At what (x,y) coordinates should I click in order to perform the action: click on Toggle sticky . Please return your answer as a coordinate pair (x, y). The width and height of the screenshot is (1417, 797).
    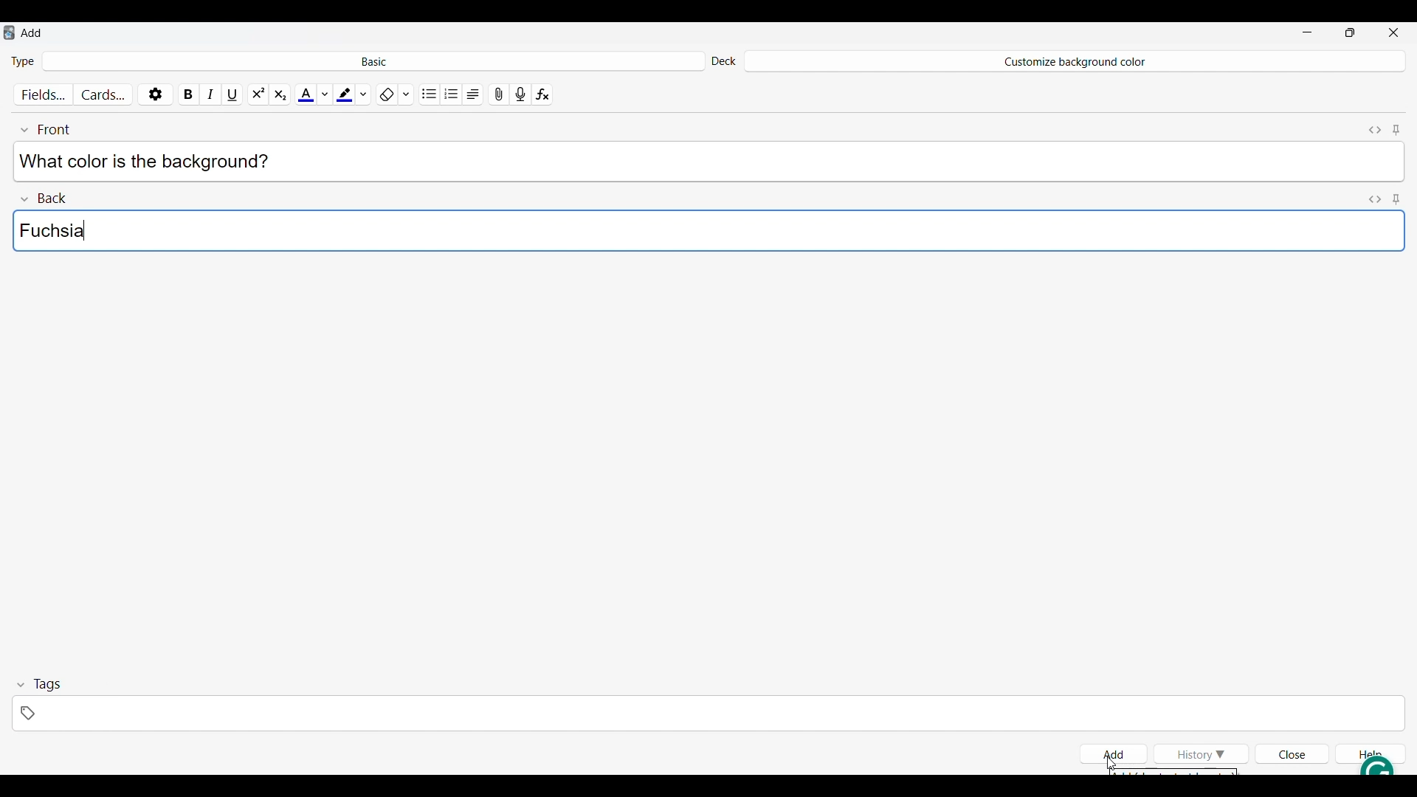
    Looking at the image, I should click on (1396, 128).